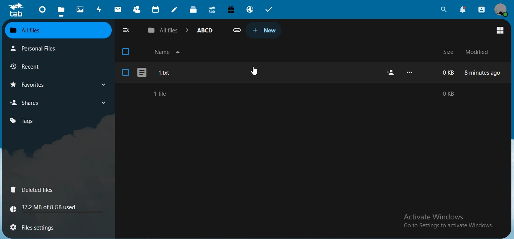 Image resolution: width=514 pixels, height=239 pixels. Describe the element at coordinates (118, 9) in the screenshot. I see `mail` at that location.